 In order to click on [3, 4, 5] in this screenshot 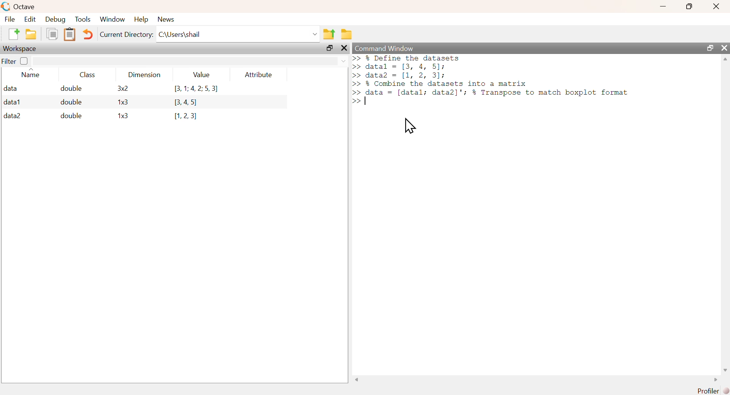, I will do `click(187, 103)`.